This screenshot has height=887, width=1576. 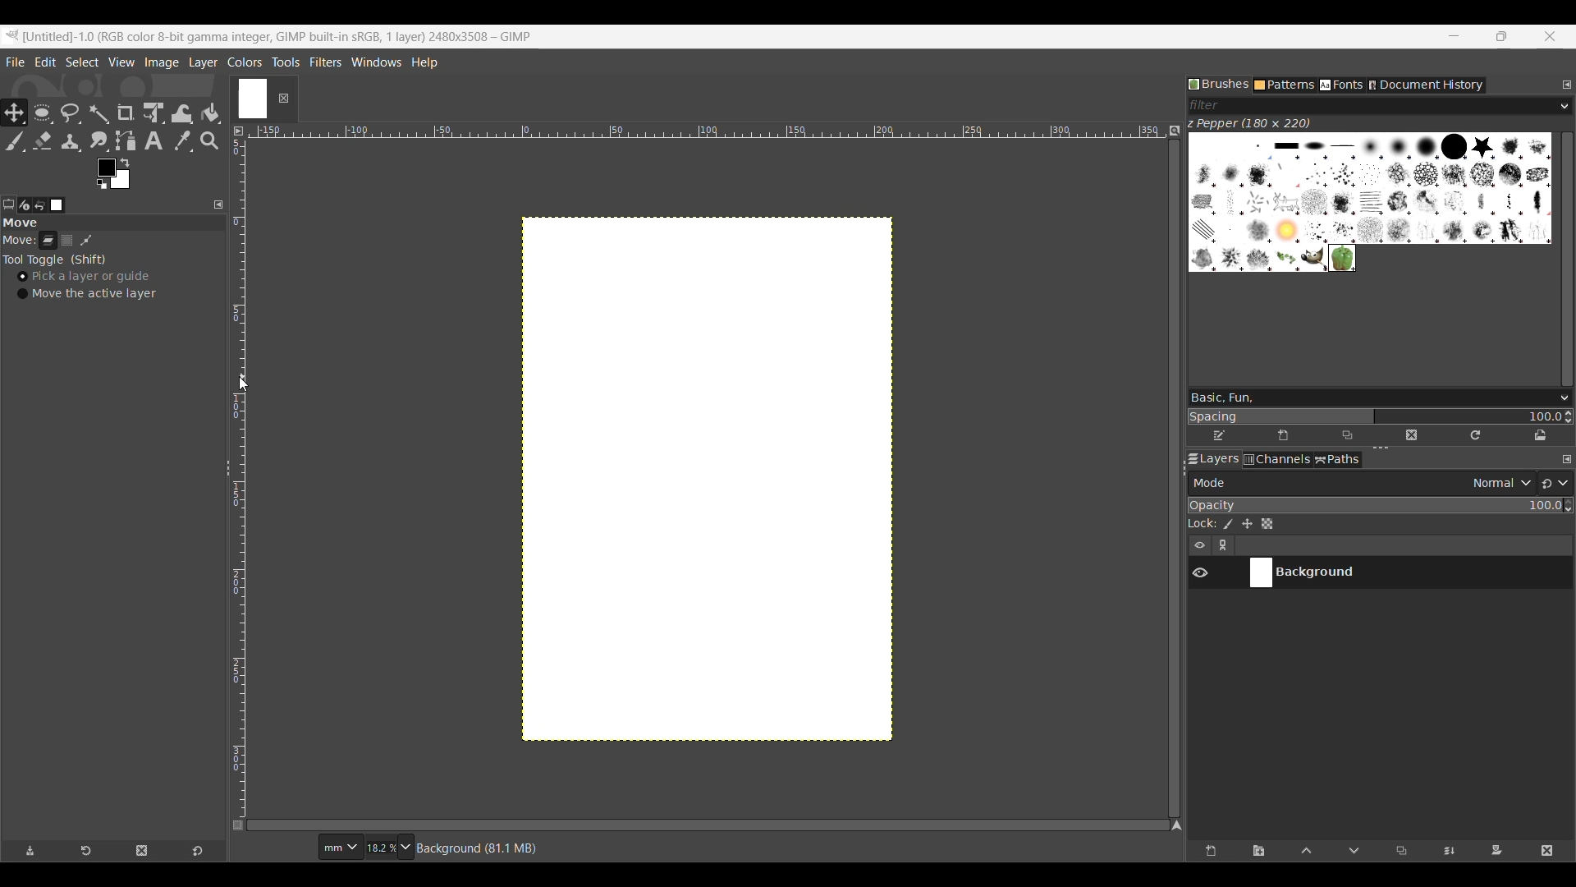 I want to click on Canvas details, so click(x=479, y=849).